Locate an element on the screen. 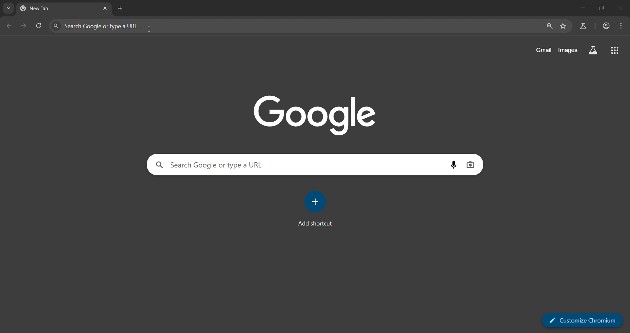 This screenshot has width=630, height=333. google is located at coordinates (316, 115).